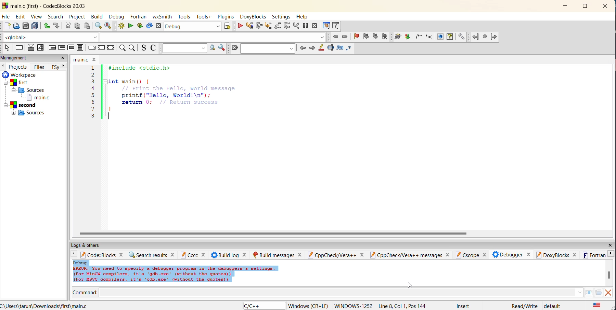 The height and width of the screenshot is (310, 616). I want to click on workspaces, so click(30, 96).